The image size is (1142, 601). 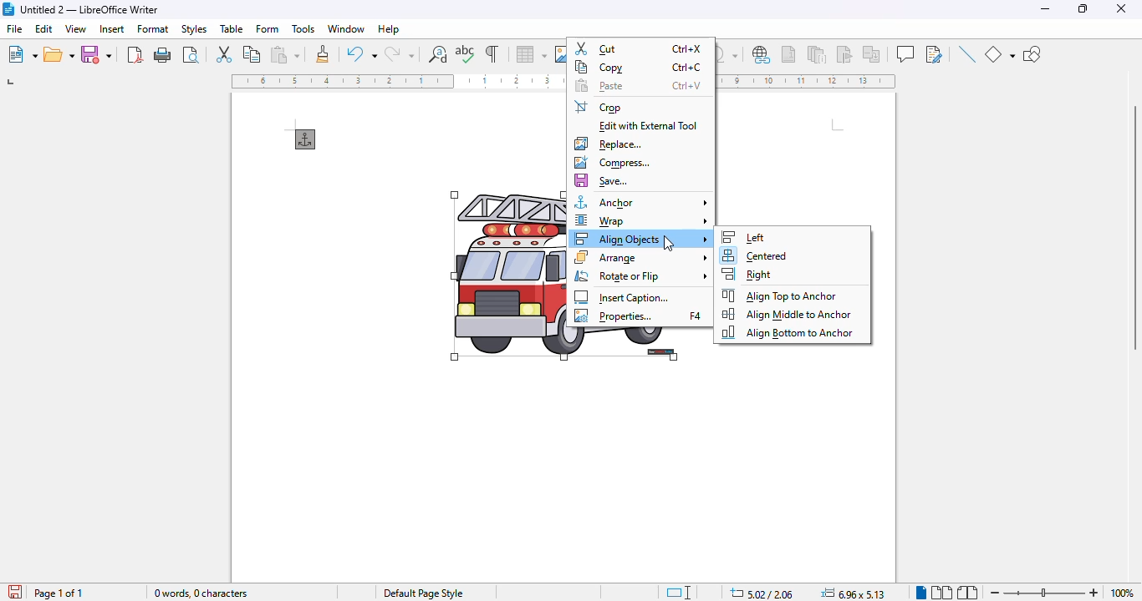 What do you see at coordinates (400, 54) in the screenshot?
I see `redo` at bounding box center [400, 54].